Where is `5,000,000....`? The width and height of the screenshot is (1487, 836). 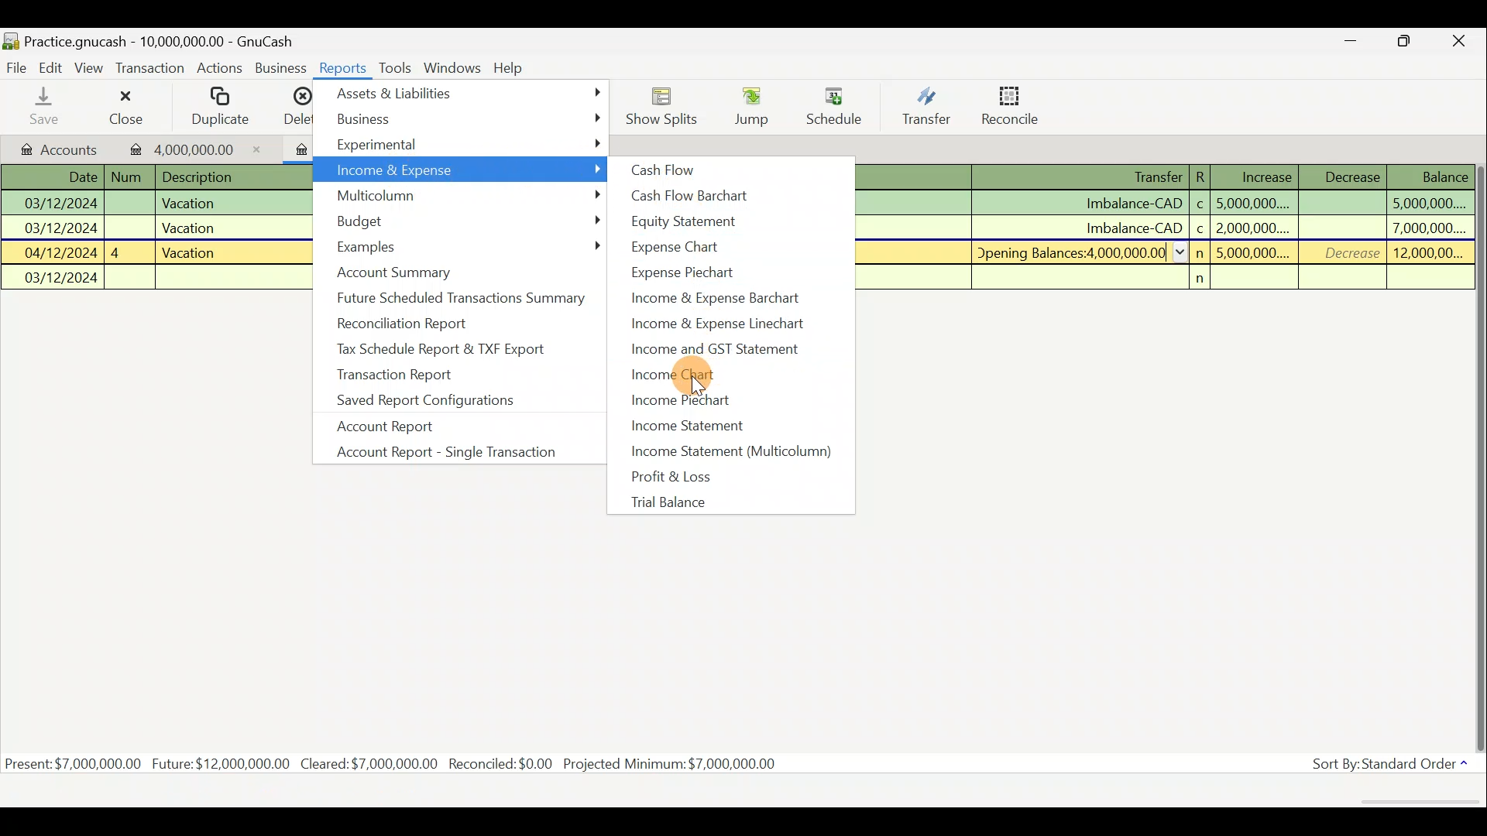 5,000,000.... is located at coordinates (1254, 203).